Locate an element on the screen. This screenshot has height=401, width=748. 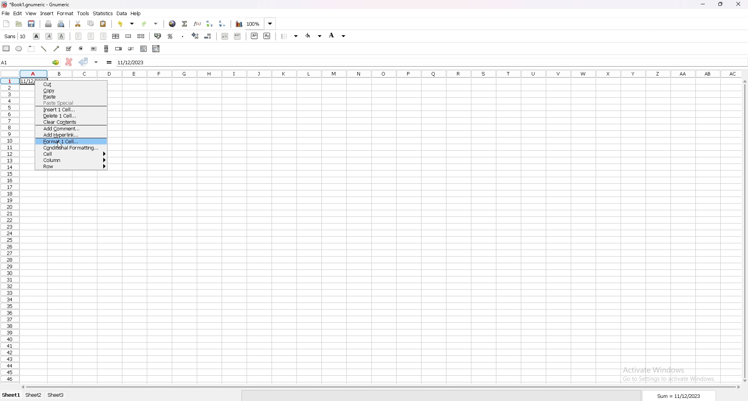
formula is located at coordinates (109, 62).